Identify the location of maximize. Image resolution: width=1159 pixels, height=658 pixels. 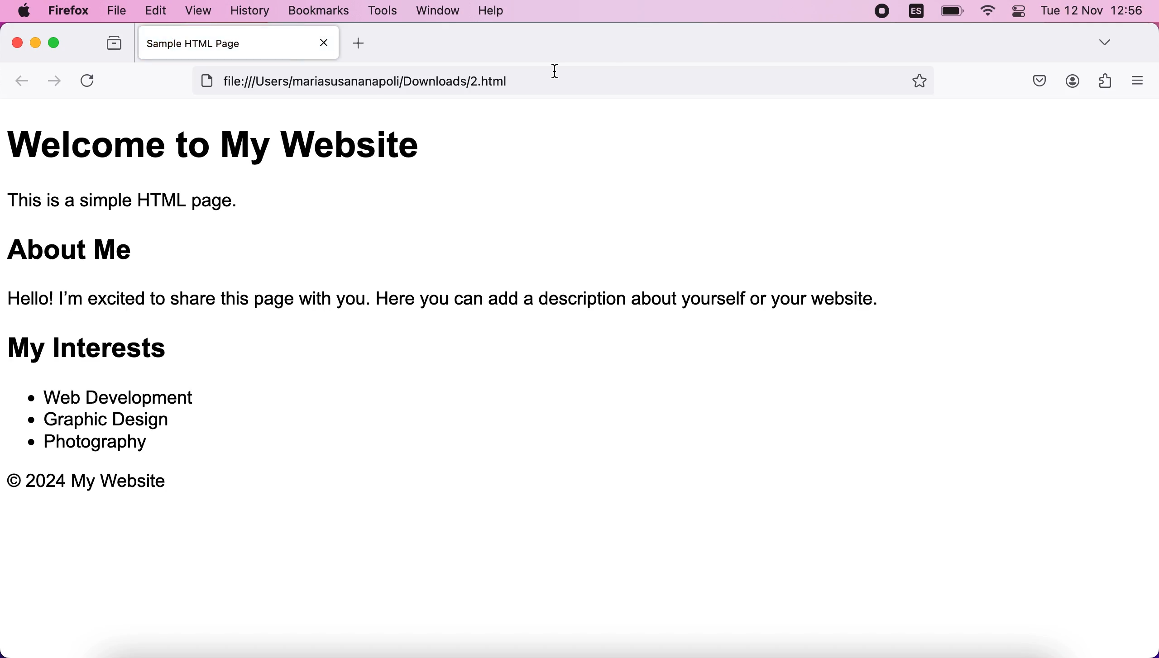
(59, 45).